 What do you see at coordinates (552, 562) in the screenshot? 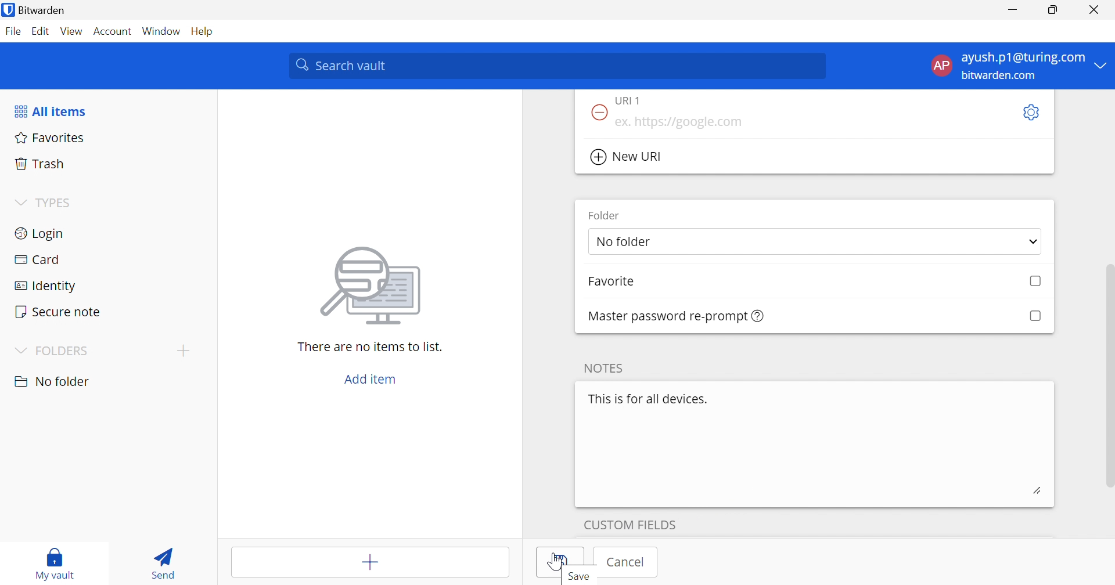
I see `Save` at bounding box center [552, 562].